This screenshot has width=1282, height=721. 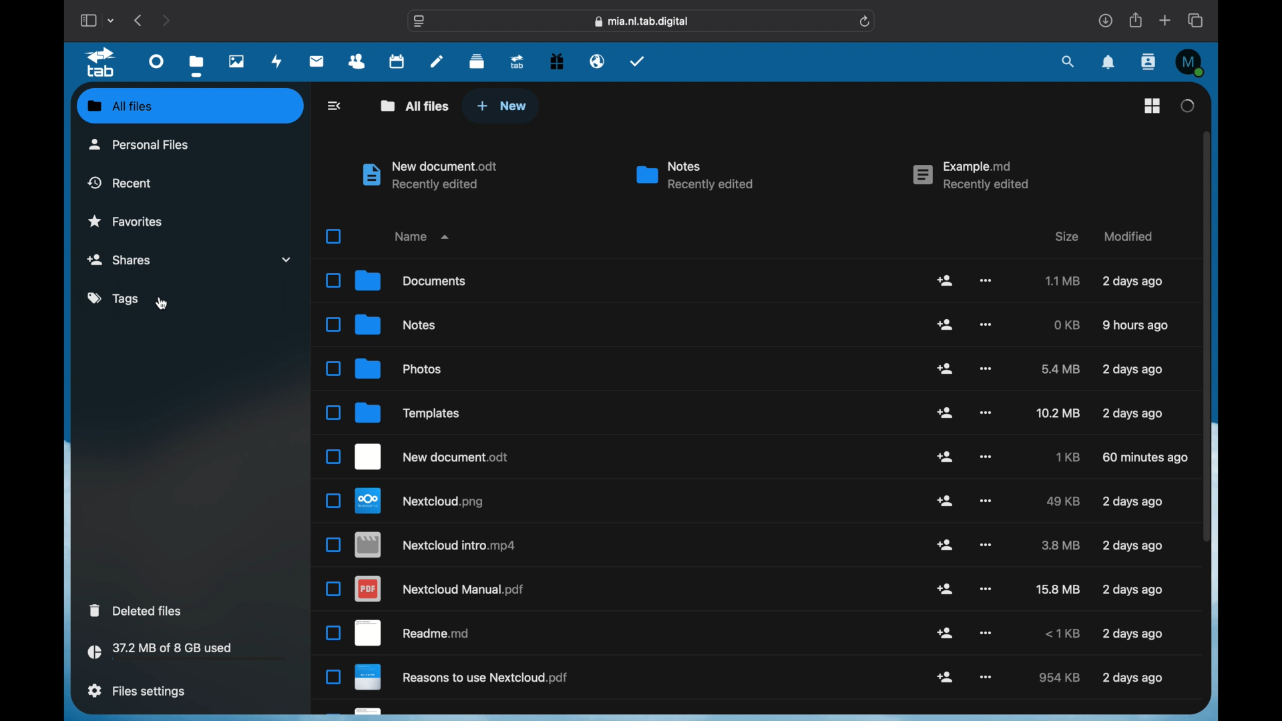 I want to click on Unselected checkbox, so click(x=332, y=676).